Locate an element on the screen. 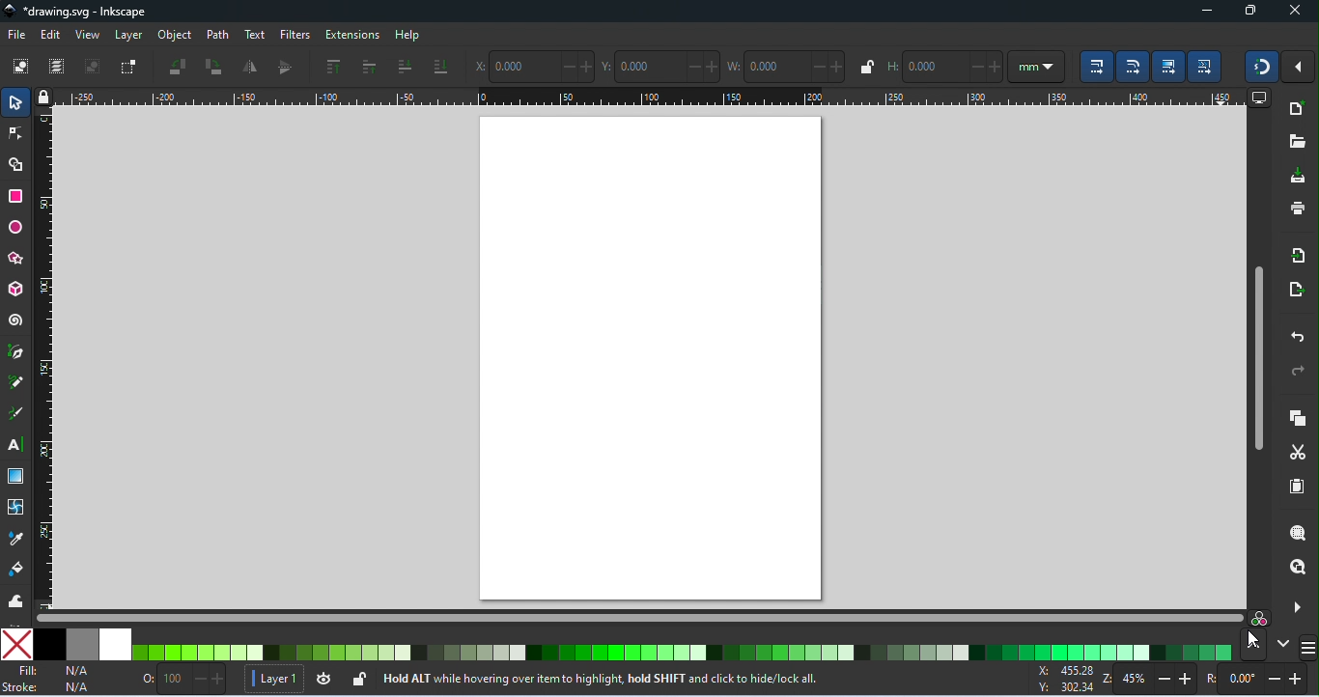 This screenshot has height=697, width=1319. stroke is located at coordinates (50, 688).